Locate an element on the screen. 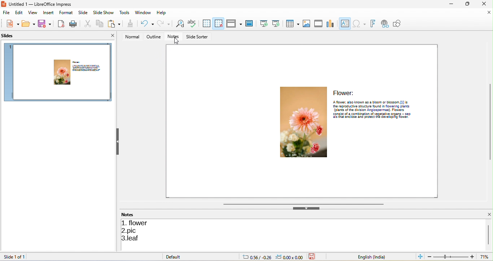  notes is located at coordinates (131, 214).